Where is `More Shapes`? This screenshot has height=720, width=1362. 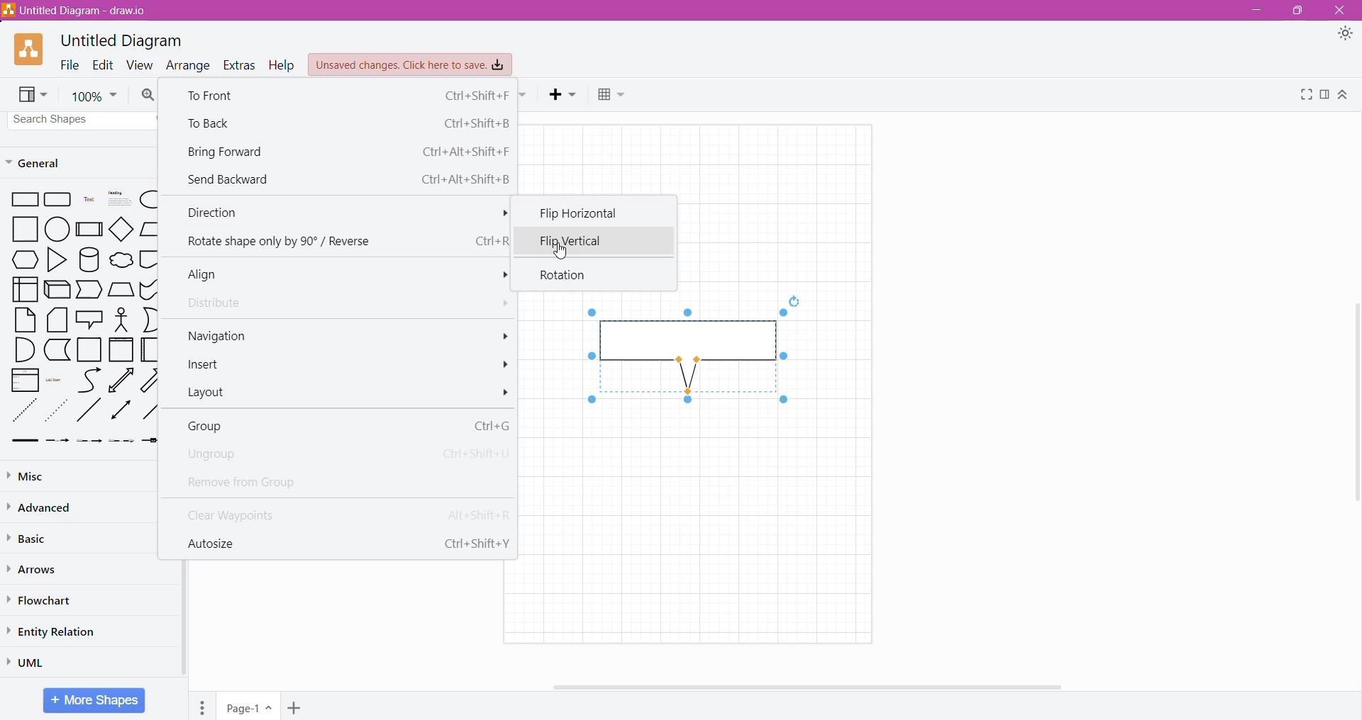 More Shapes is located at coordinates (94, 700).